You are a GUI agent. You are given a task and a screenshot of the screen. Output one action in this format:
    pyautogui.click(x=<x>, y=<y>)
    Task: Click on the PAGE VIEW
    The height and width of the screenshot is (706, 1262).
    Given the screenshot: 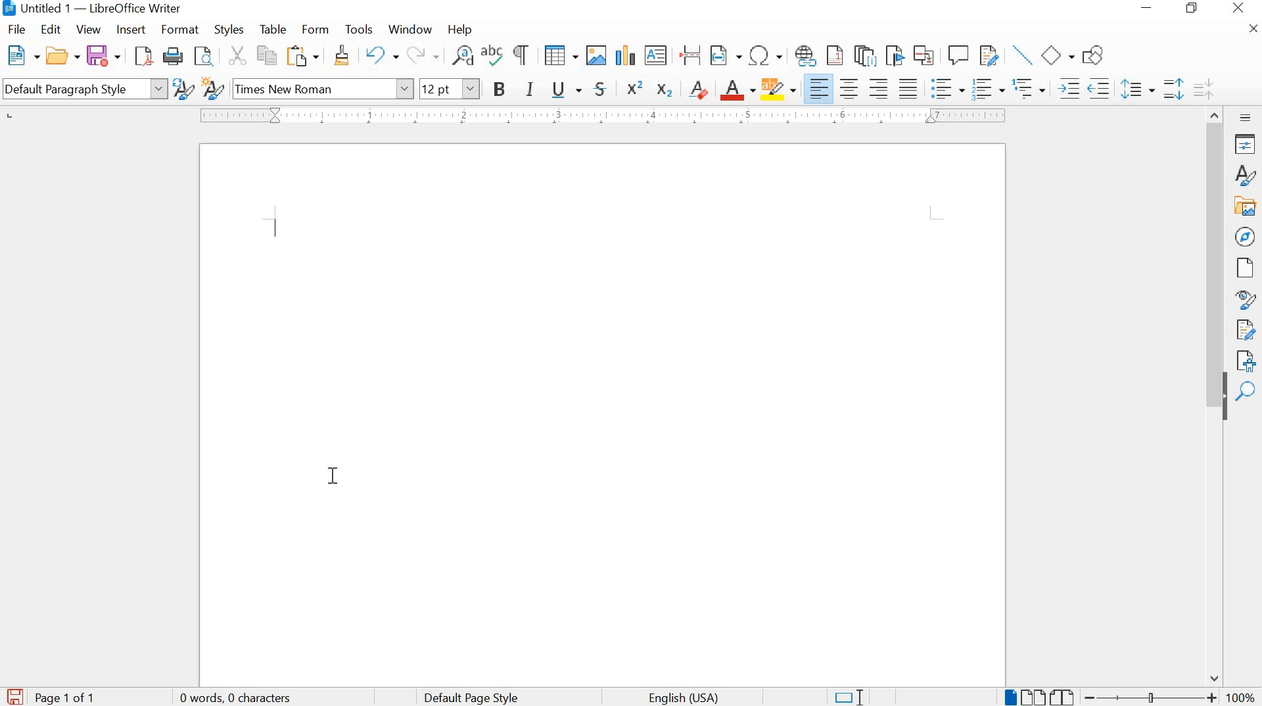 What is the action you would take?
    pyautogui.click(x=1040, y=695)
    